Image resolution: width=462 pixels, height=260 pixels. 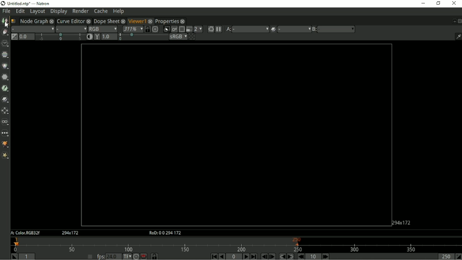 I want to click on close, so click(x=52, y=21).